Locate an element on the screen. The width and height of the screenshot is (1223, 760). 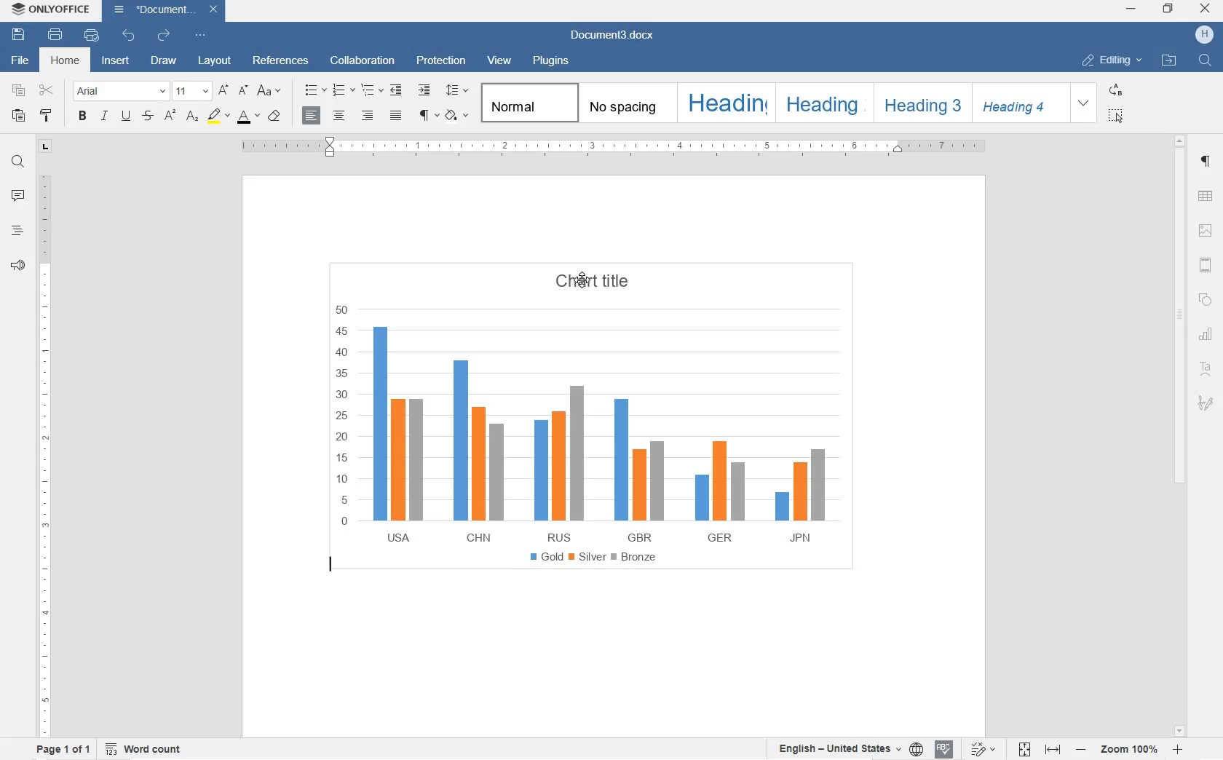
TAB is located at coordinates (46, 146).